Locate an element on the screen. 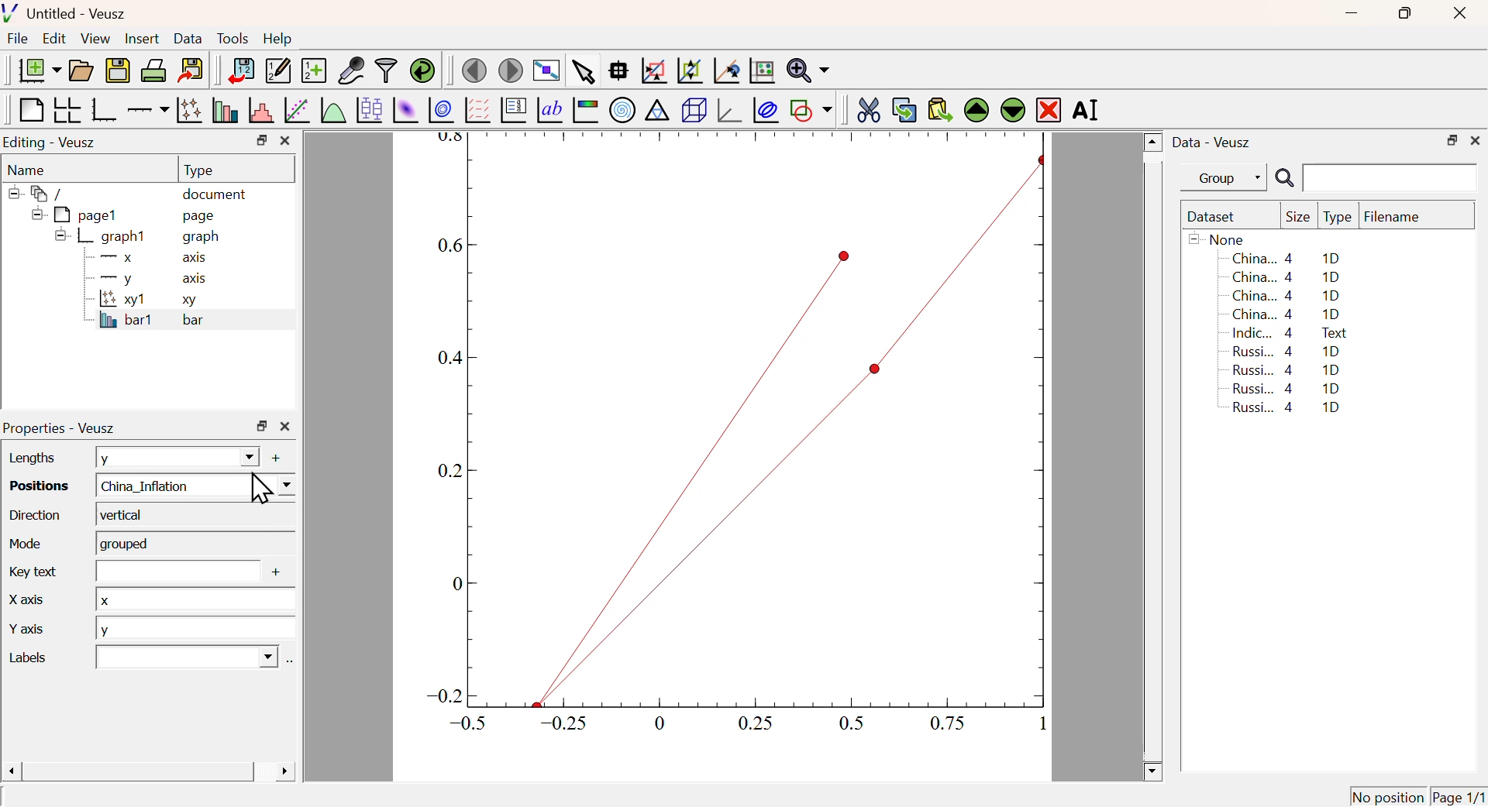 The width and height of the screenshot is (1488, 807). Click to reset graph axes is located at coordinates (724, 71).